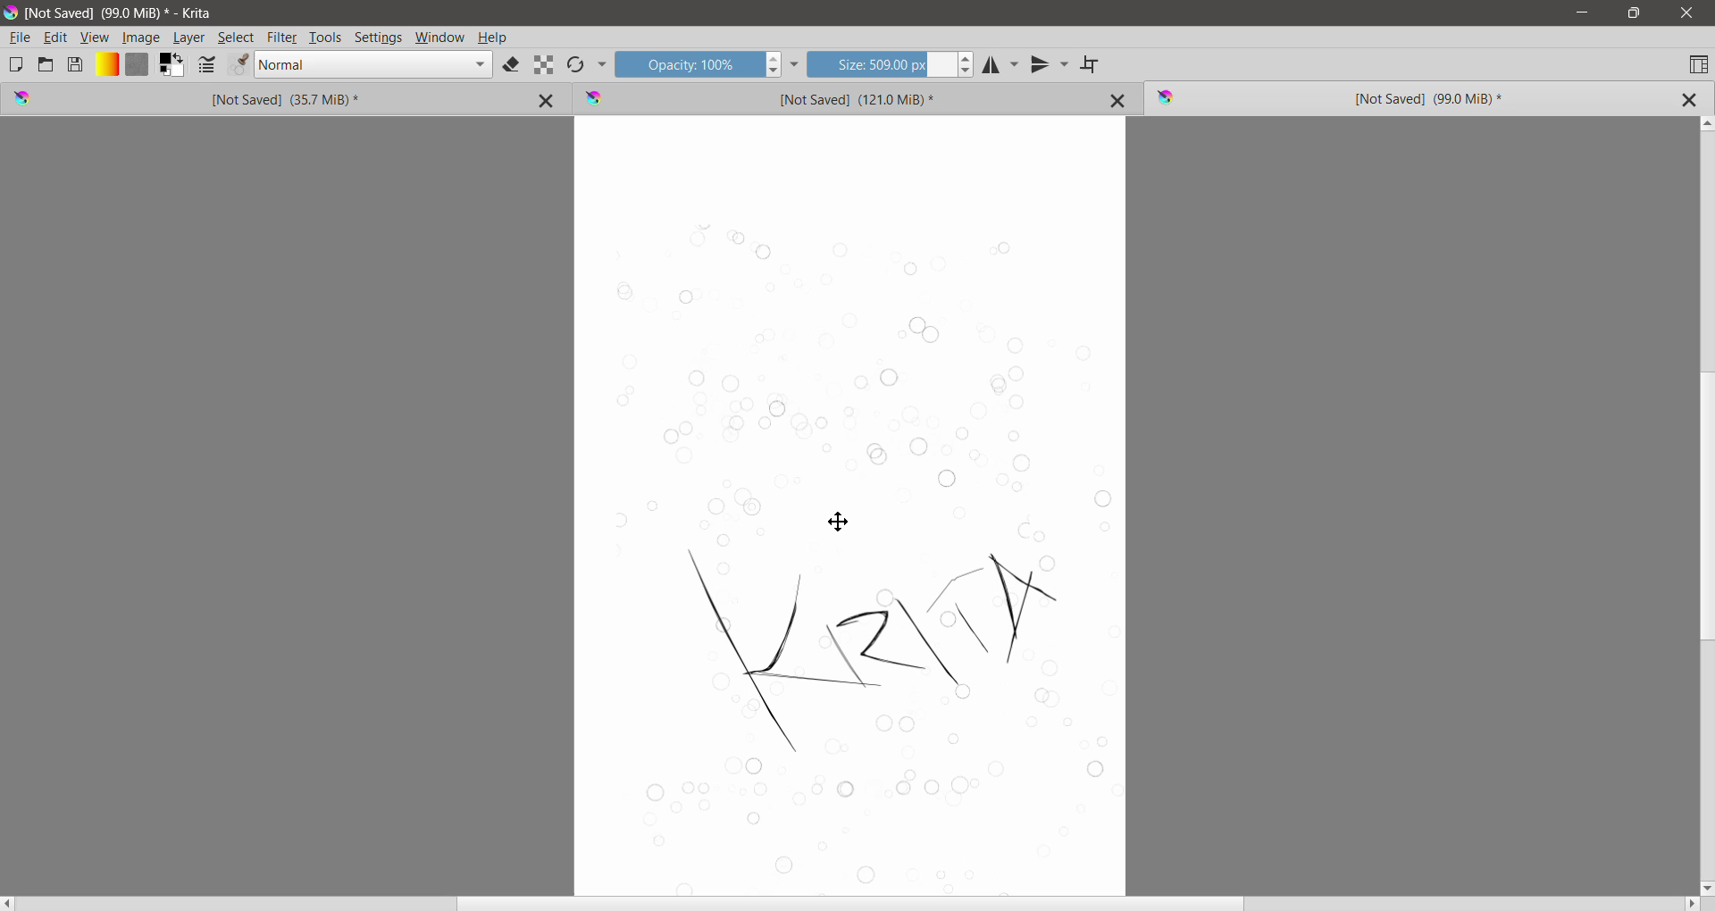 This screenshot has height=911, width=1715. Describe the element at coordinates (838, 522) in the screenshot. I see `Move tool cursor` at that location.